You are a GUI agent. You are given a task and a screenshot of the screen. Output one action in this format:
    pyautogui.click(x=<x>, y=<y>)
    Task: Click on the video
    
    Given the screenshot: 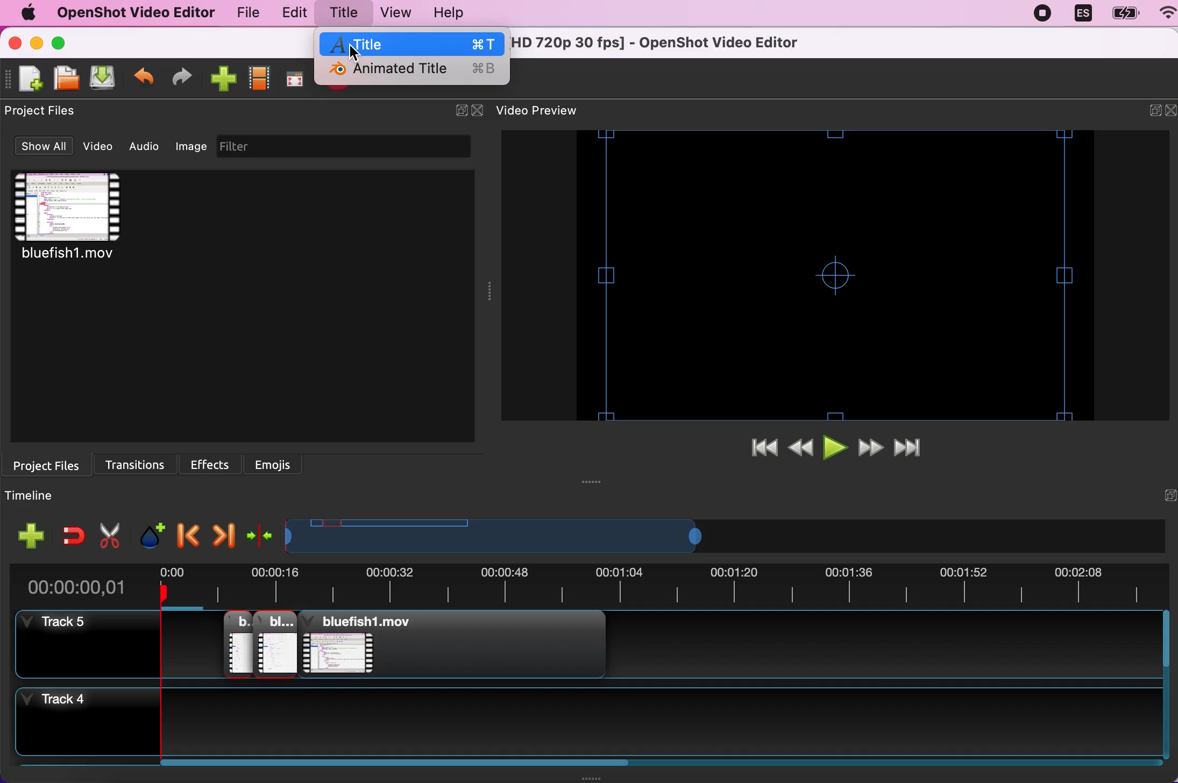 What is the action you would take?
    pyautogui.click(x=101, y=146)
    